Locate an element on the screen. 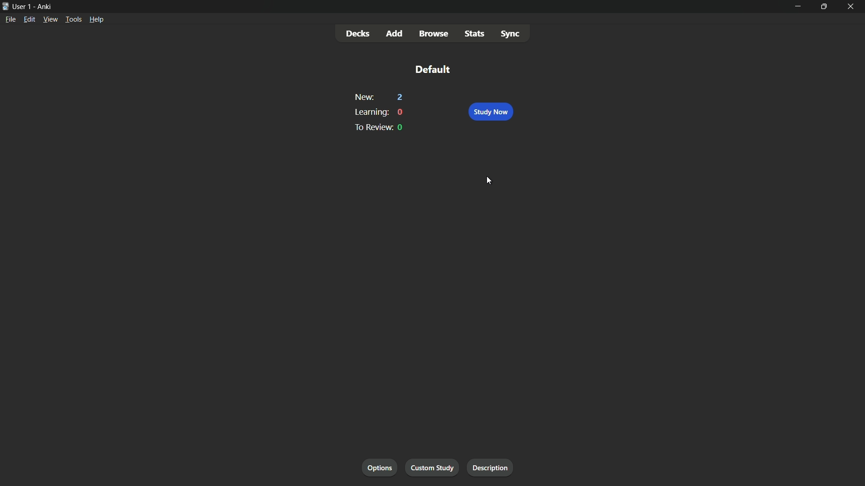 The width and height of the screenshot is (865, 486). study now is located at coordinates (492, 111).